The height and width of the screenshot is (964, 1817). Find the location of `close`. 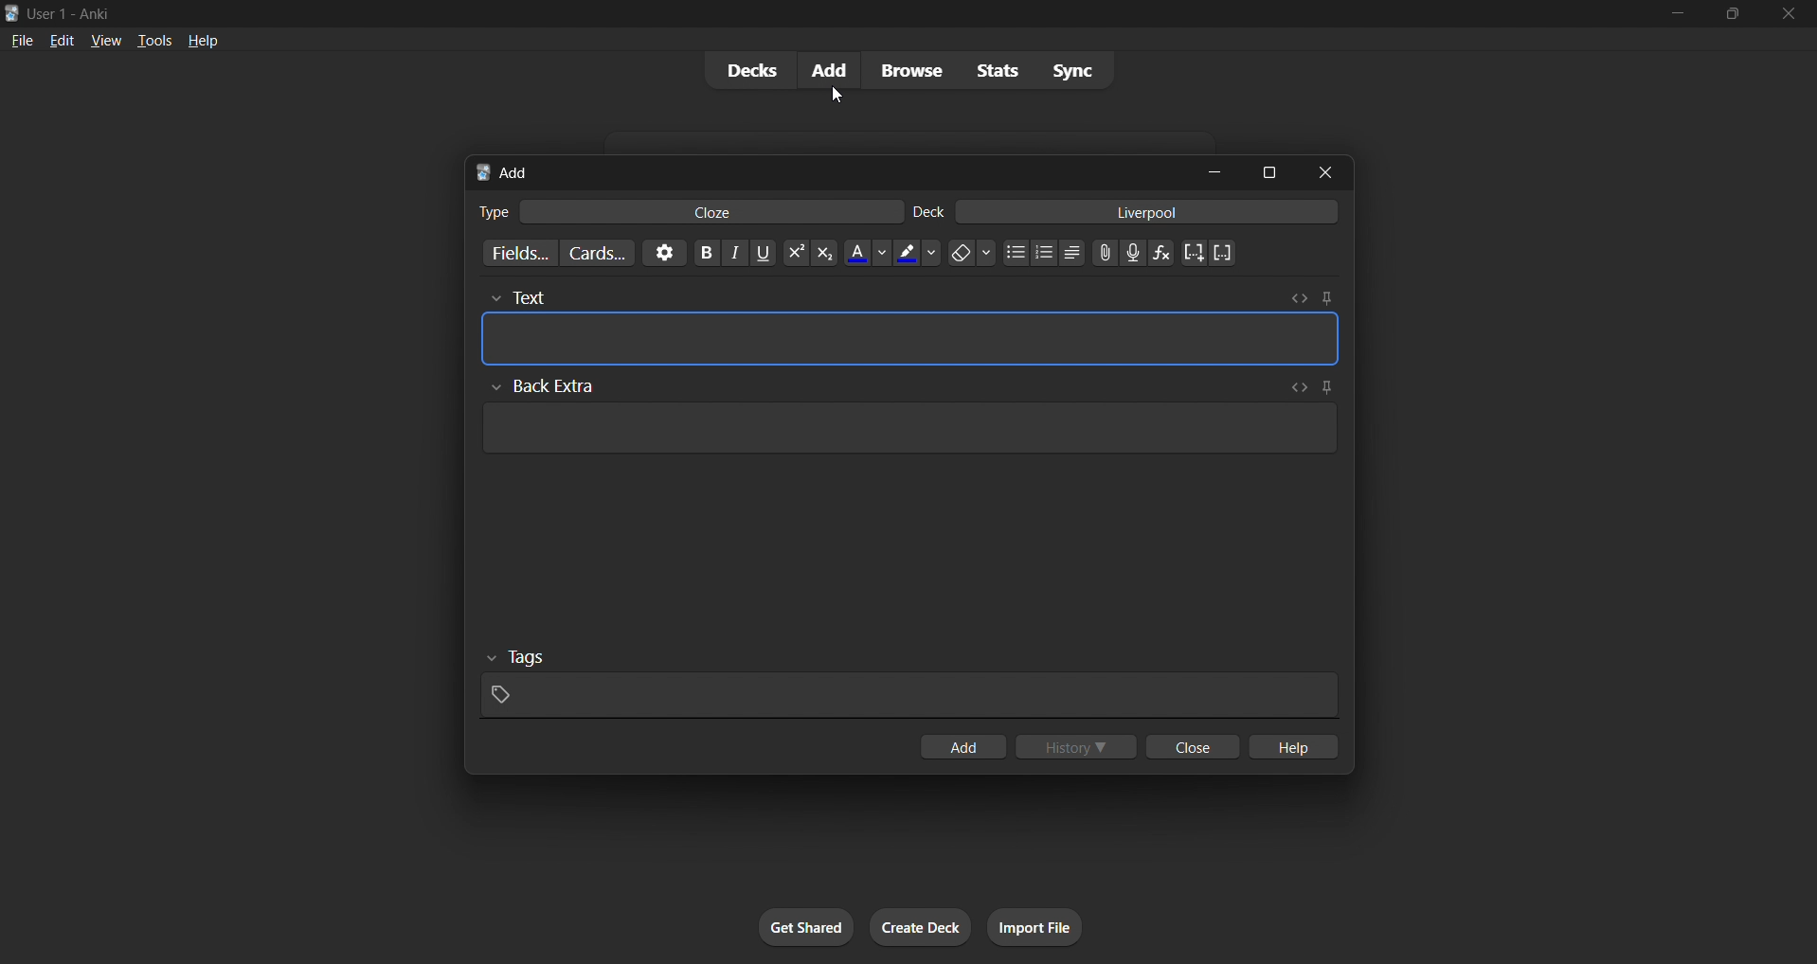

close is located at coordinates (1195, 746).